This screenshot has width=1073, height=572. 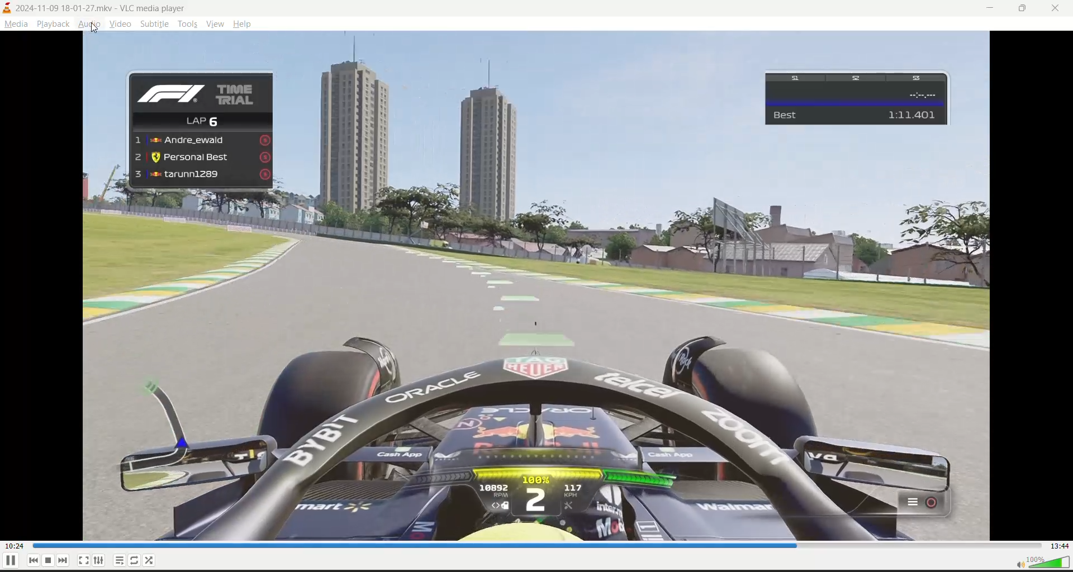 I want to click on previous, so click(x=31, y=561).